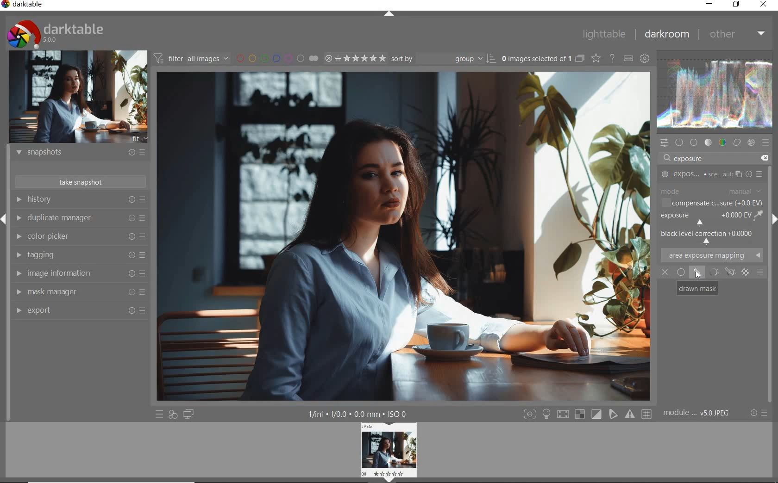  What do you see at coordinates (79, 291) in the screenshot?
I see `mask manager` at bounding box center [79, 291].